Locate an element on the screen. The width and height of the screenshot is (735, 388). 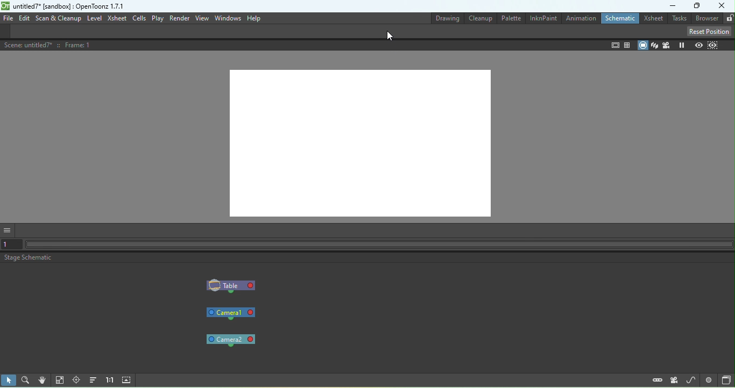
Cells is located at coordinates (139, 19).